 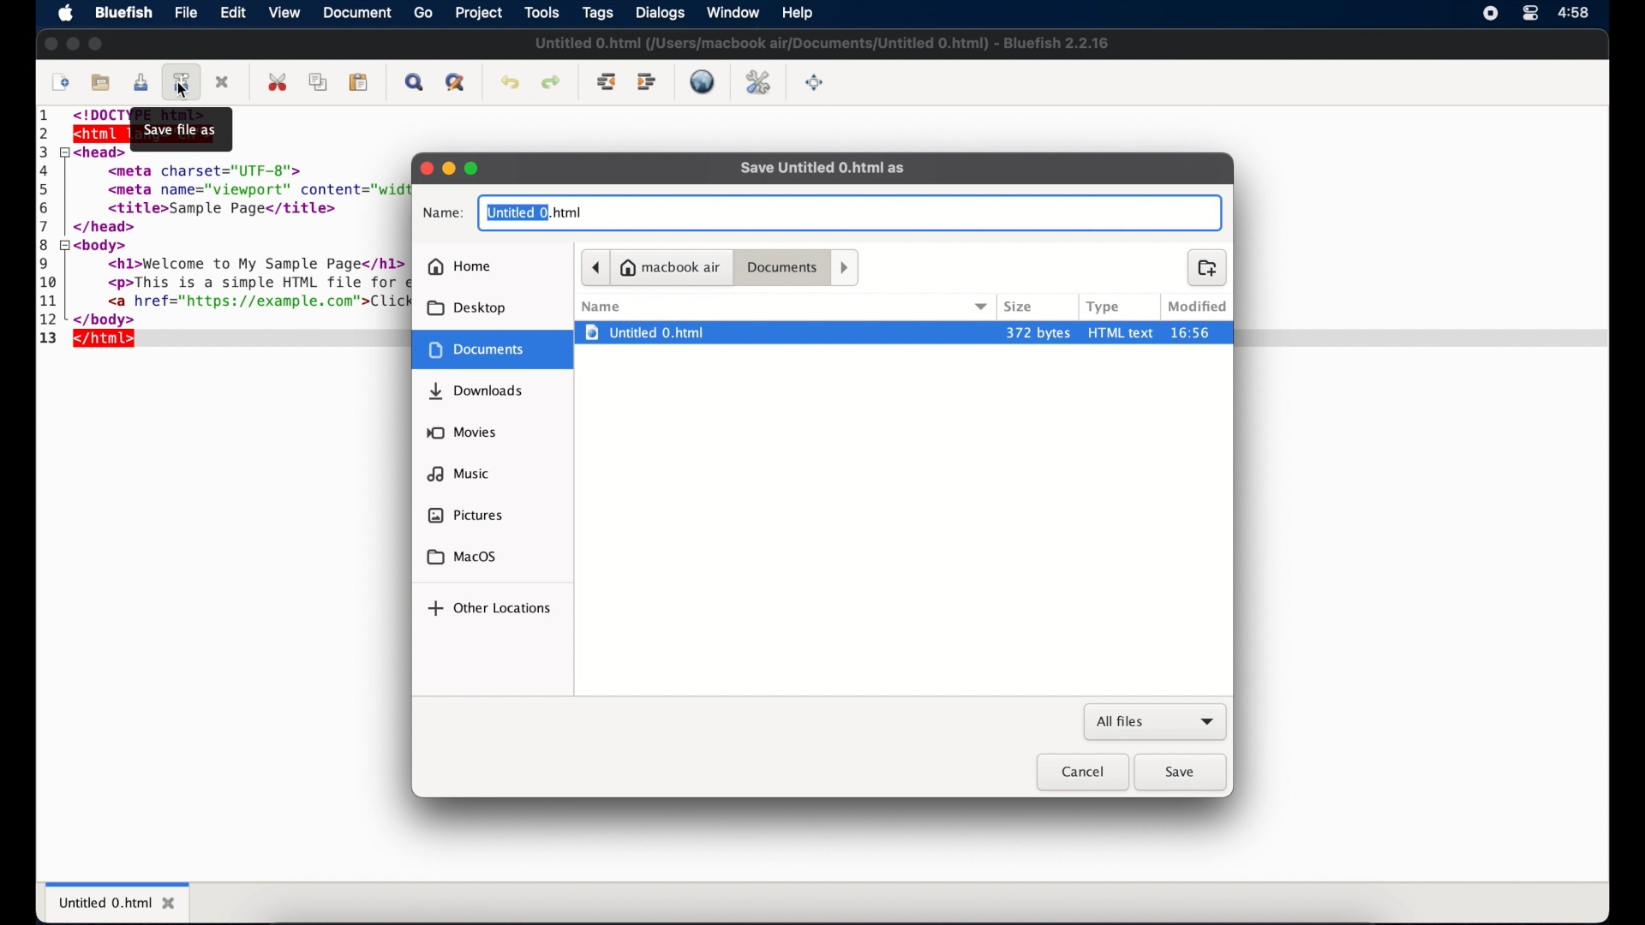 I want to click on undo, so click(x=510, y=83).